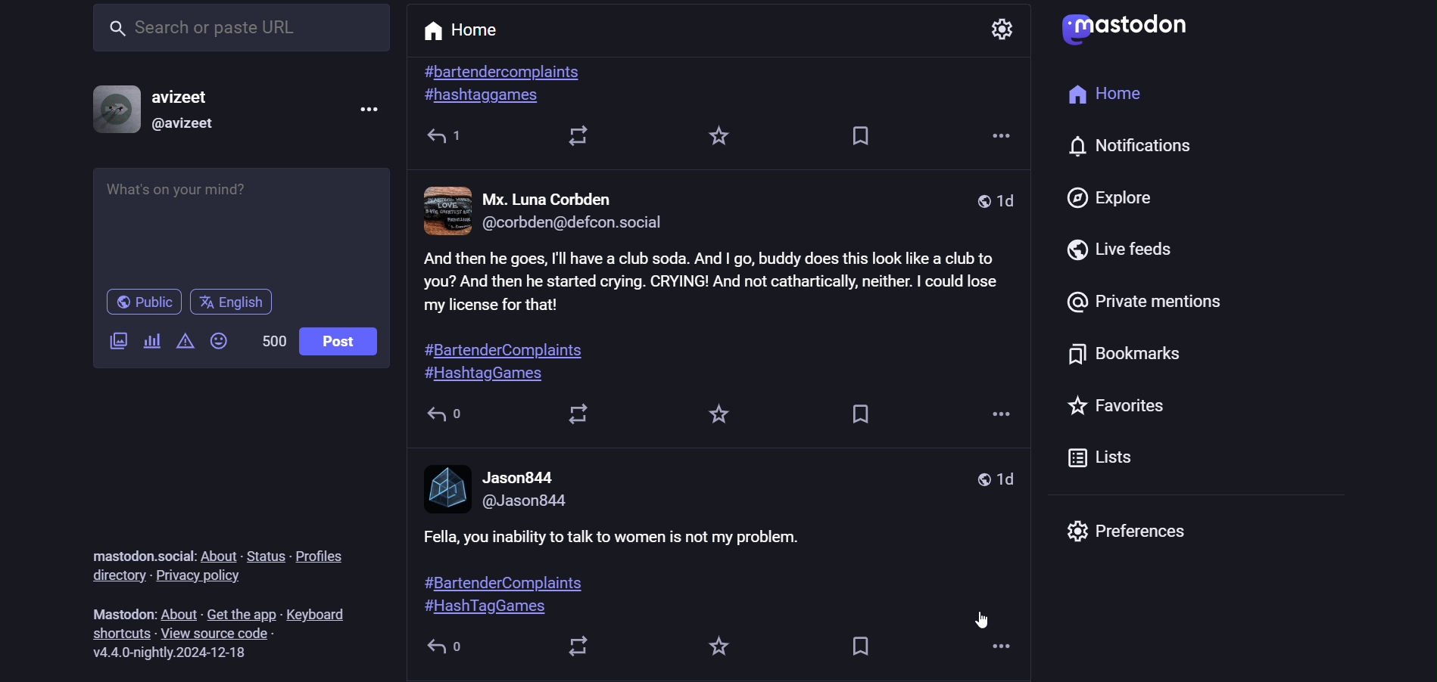 This screenshot has width=1437, height=682. What do you see at coordinates (235, 300) in the screenshot?
I see `english` at bounding box center [235, 300].